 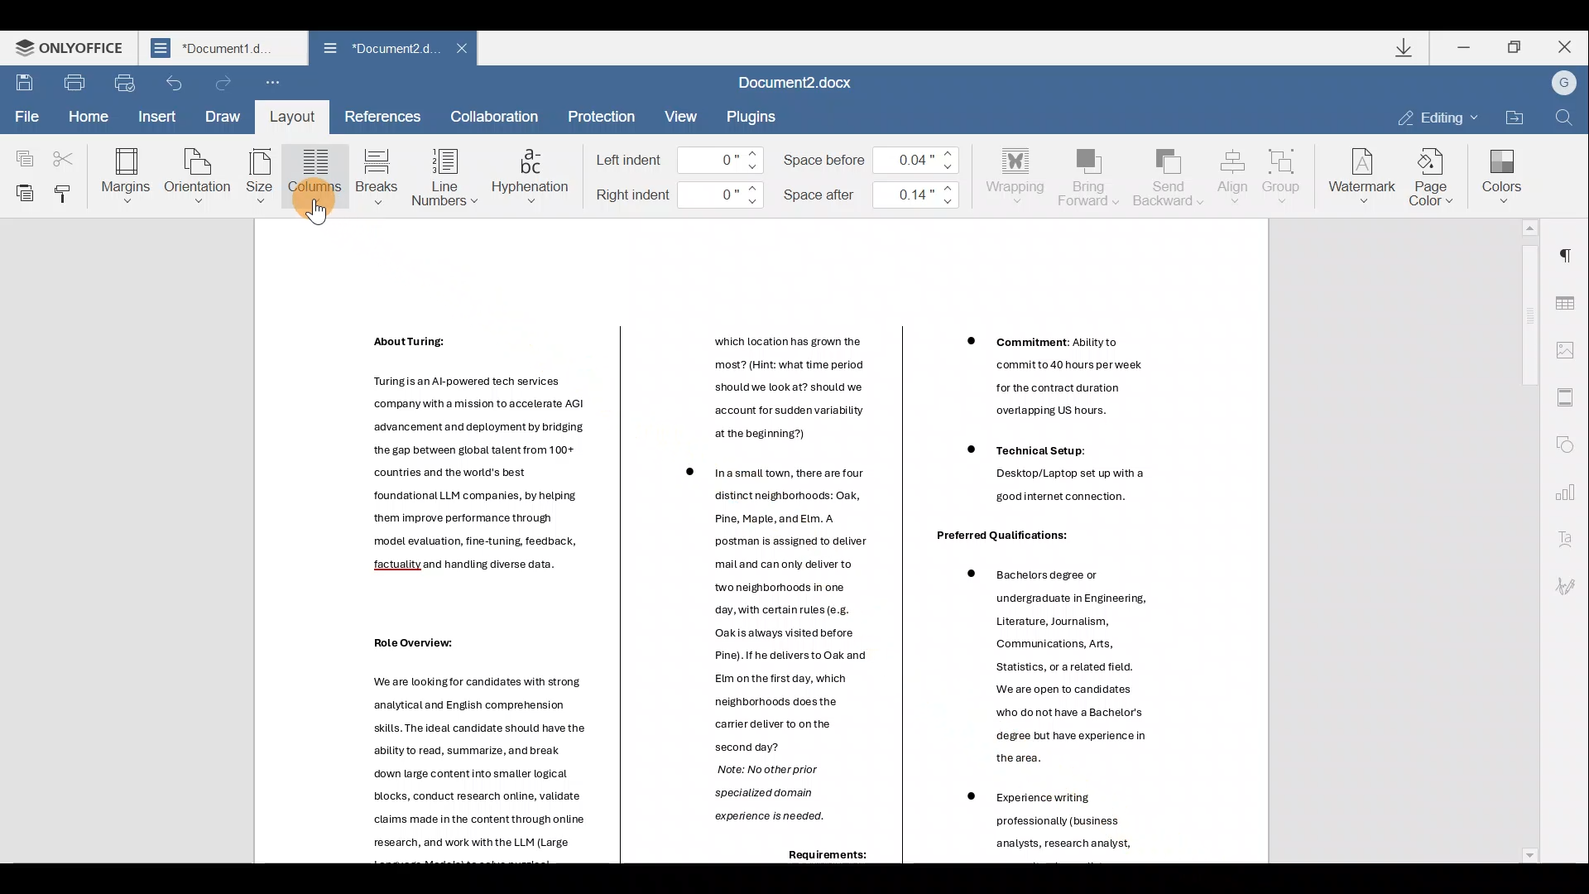 I want to click on Space before, so click(x=877, y=156).